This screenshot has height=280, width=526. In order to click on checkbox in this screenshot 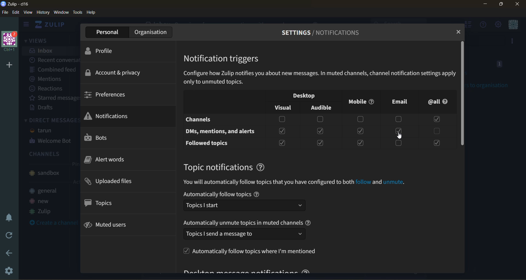, I will do `click(436, 120)`.